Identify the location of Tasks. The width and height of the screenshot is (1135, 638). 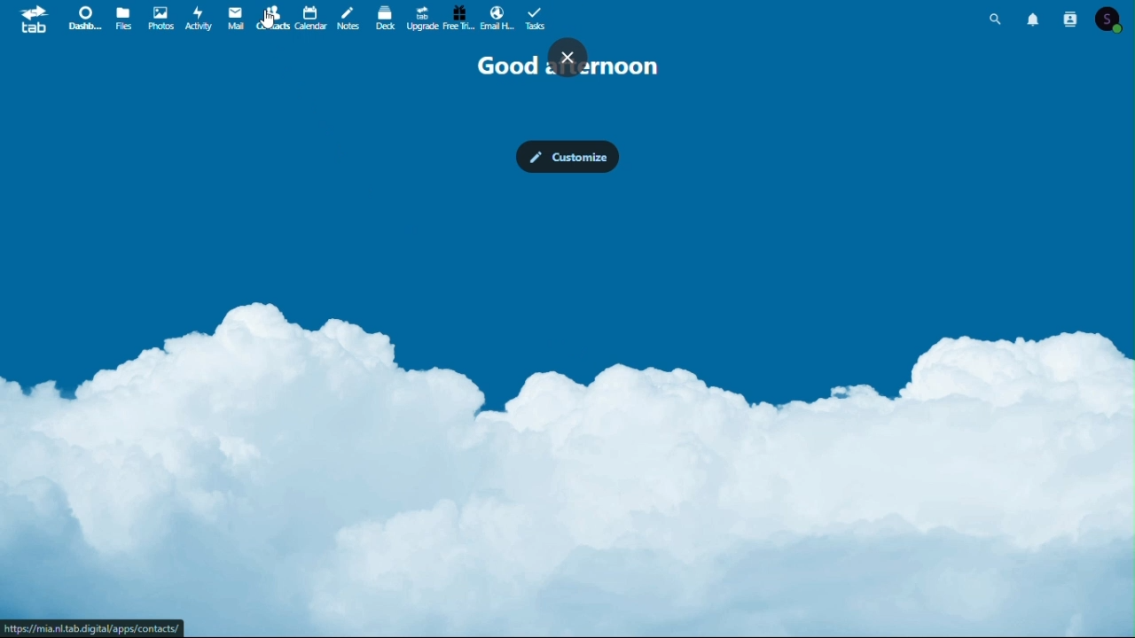
(536, 18).